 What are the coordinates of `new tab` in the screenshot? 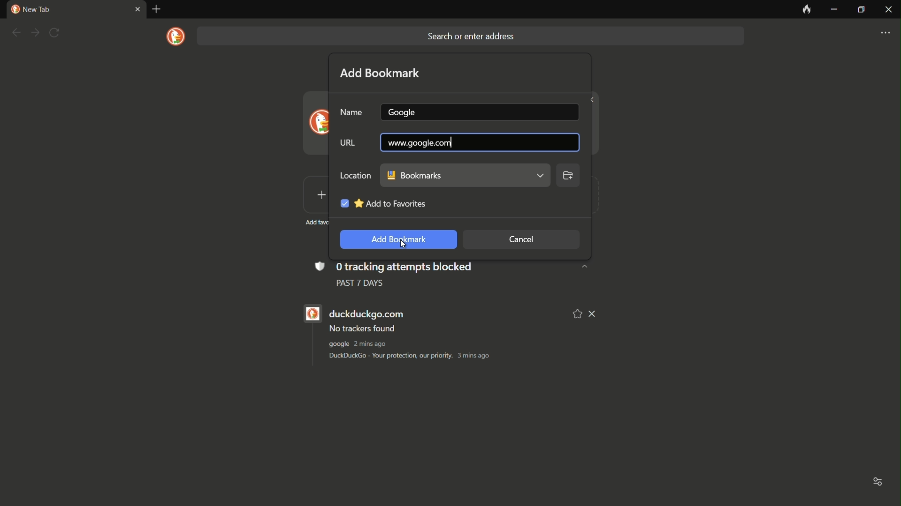 It's located at (31, 9).